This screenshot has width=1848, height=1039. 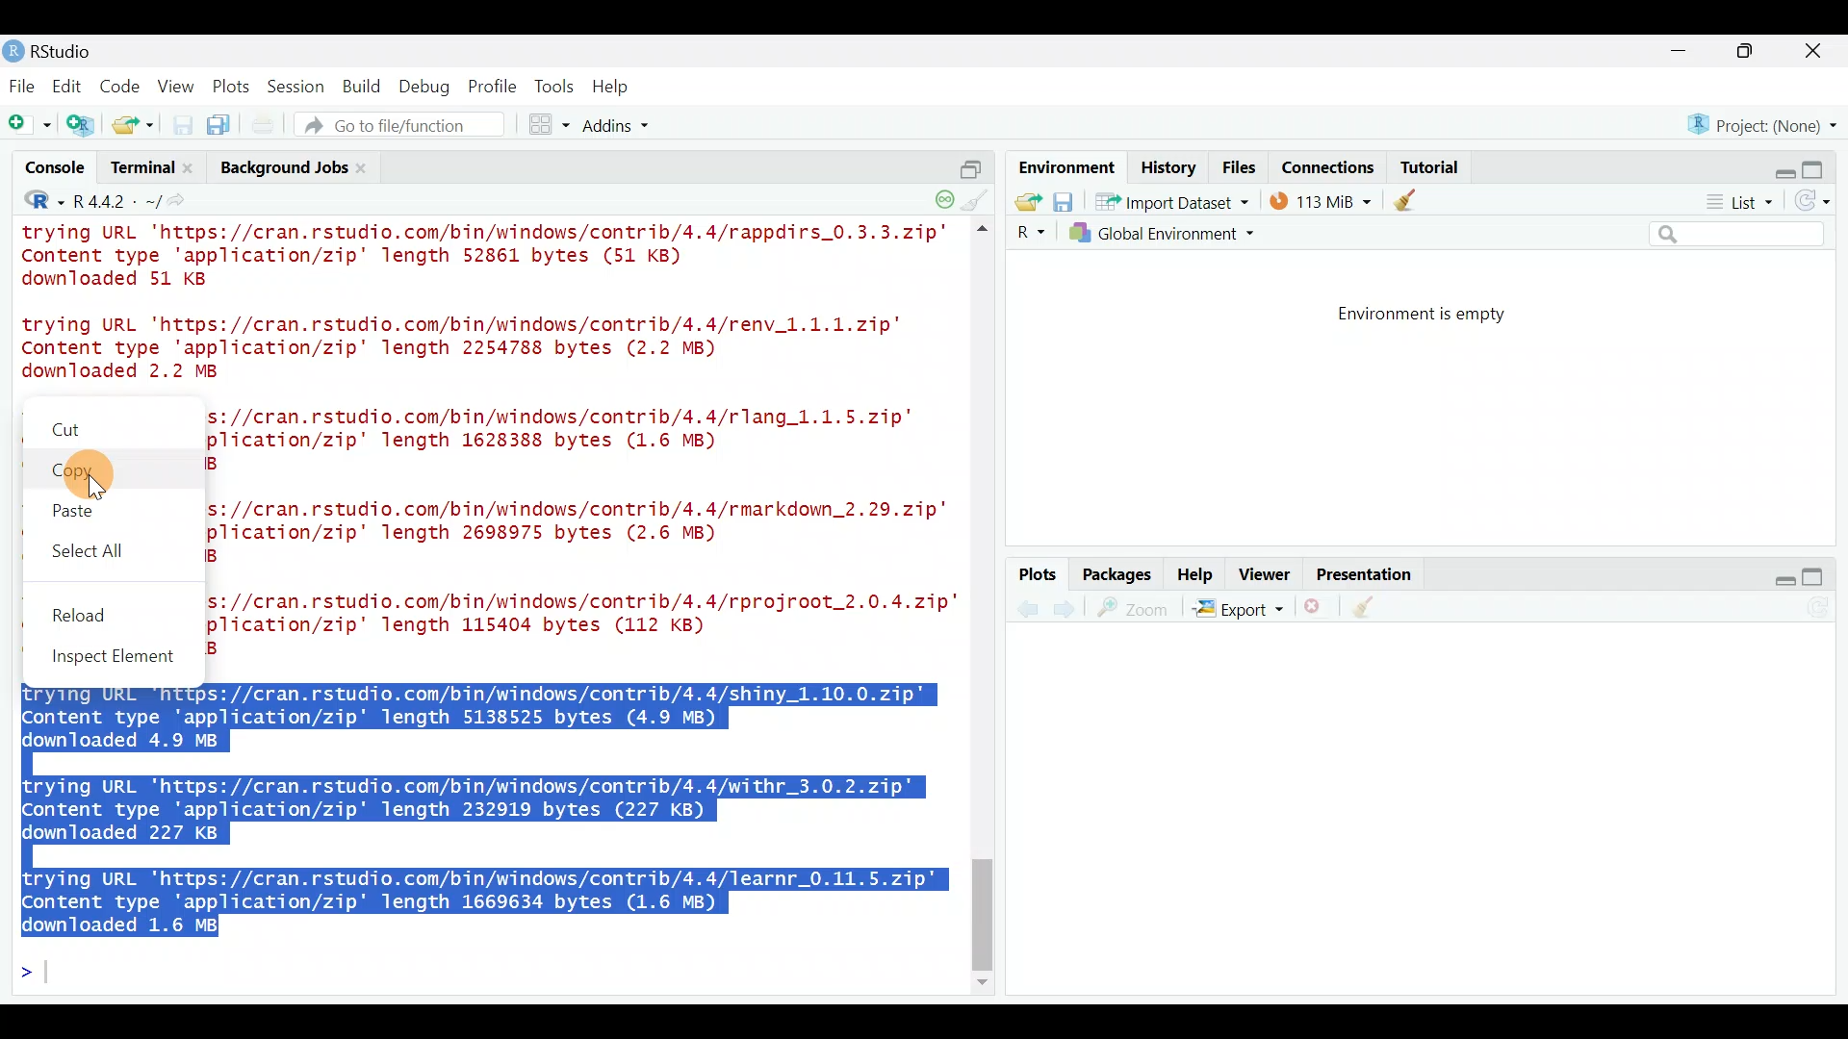 What do you see at coordinates (1167, 202) in the screenshot?
I see `* Import Dataset *` at bounding box center [1167, 202].